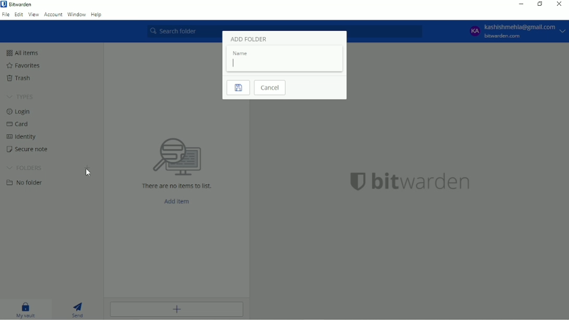 This screenshot has height=320, width=569. I want to click on Save, so click(238, 88).